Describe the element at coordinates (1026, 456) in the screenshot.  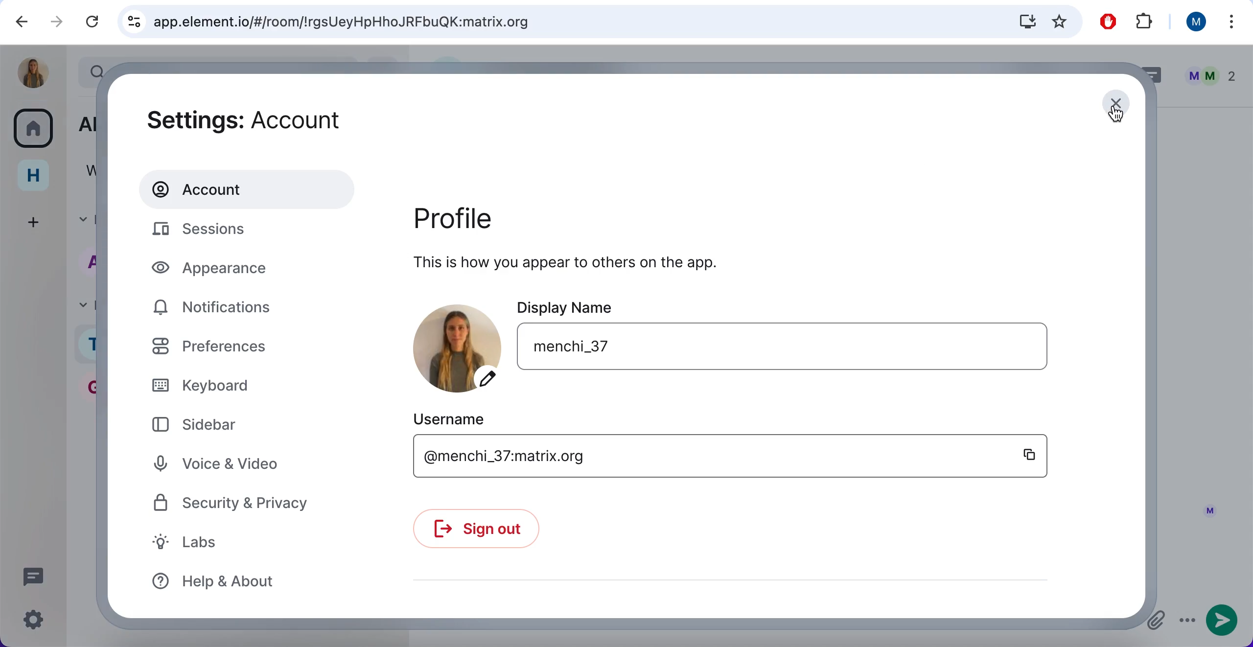
I see `copy` at that location.